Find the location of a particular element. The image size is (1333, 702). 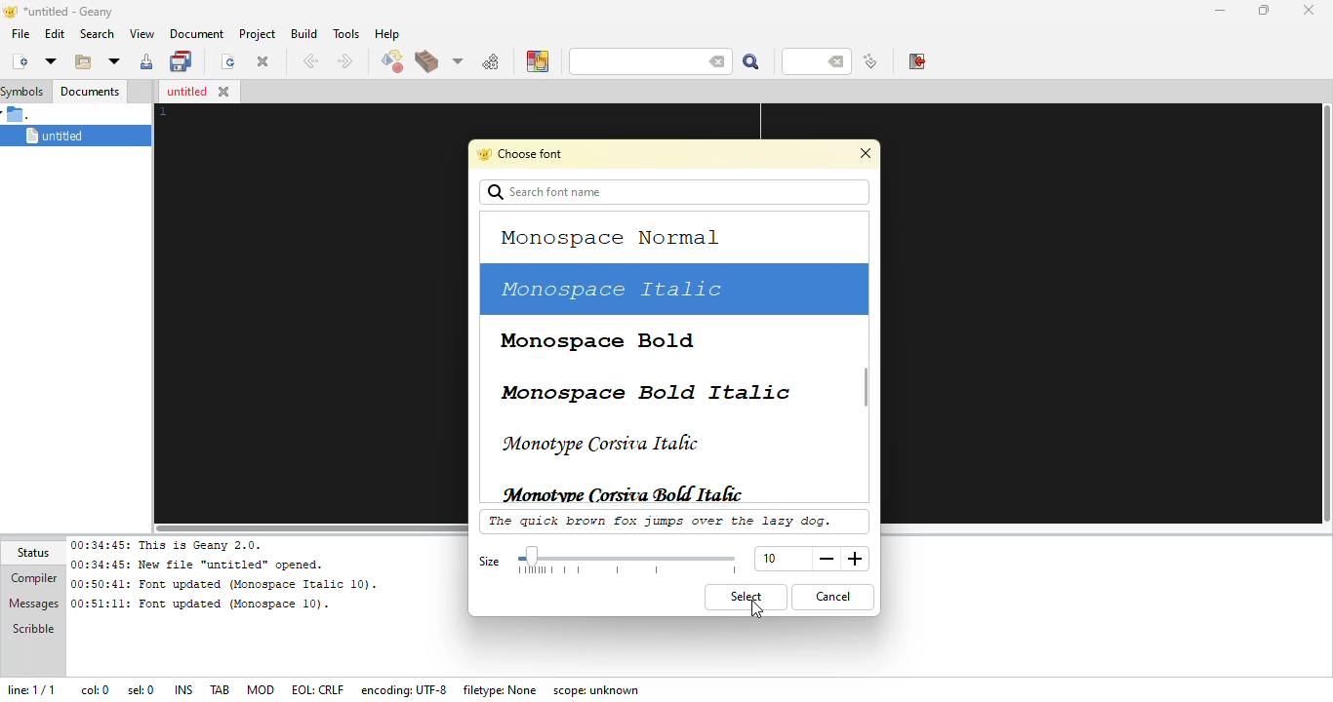

untitled is located at coordinates (184, 92).